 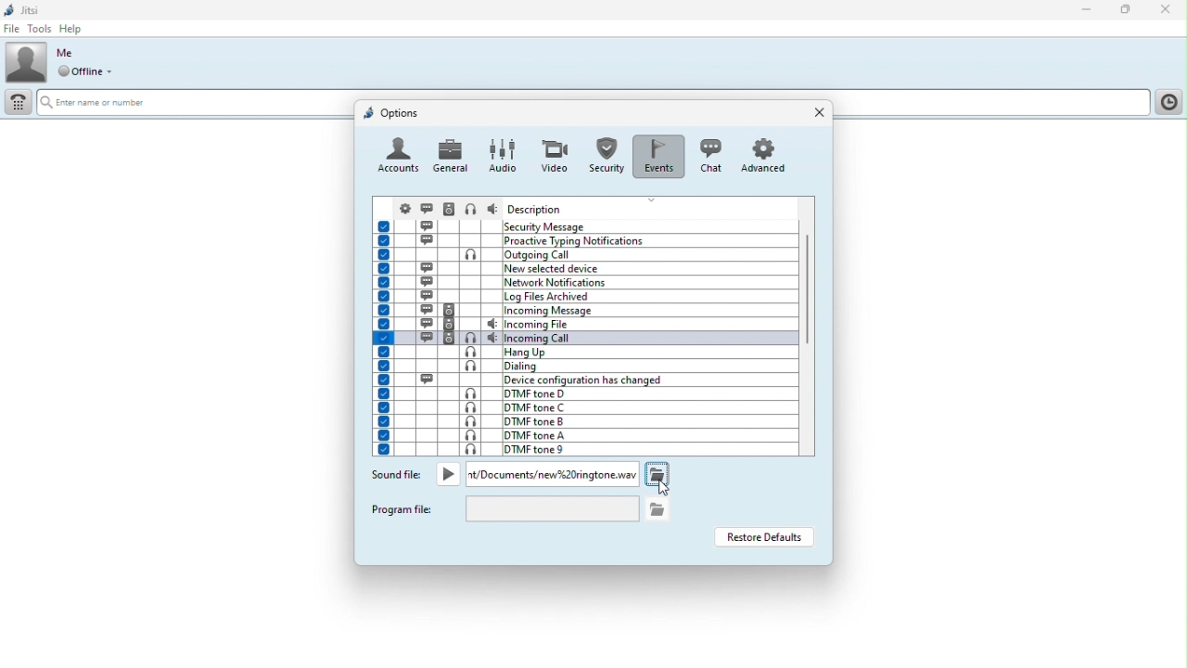 I want to click on incoming files , so click(x=584, y=325).